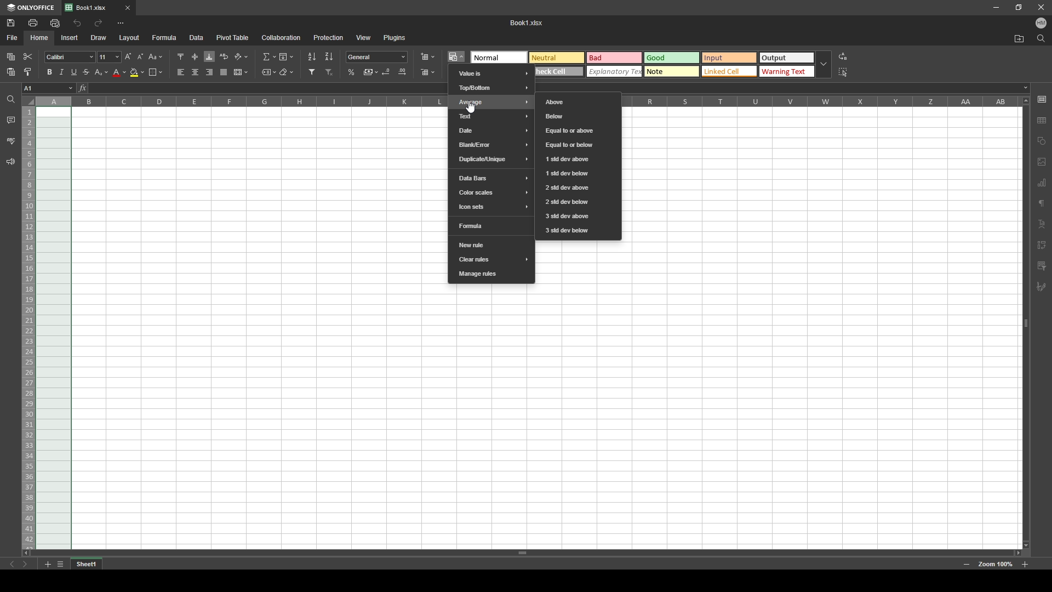  What do you see at coordinates (402, 72) in the screenshot?
I see `increase decimal` at bounding box center [402, 72].